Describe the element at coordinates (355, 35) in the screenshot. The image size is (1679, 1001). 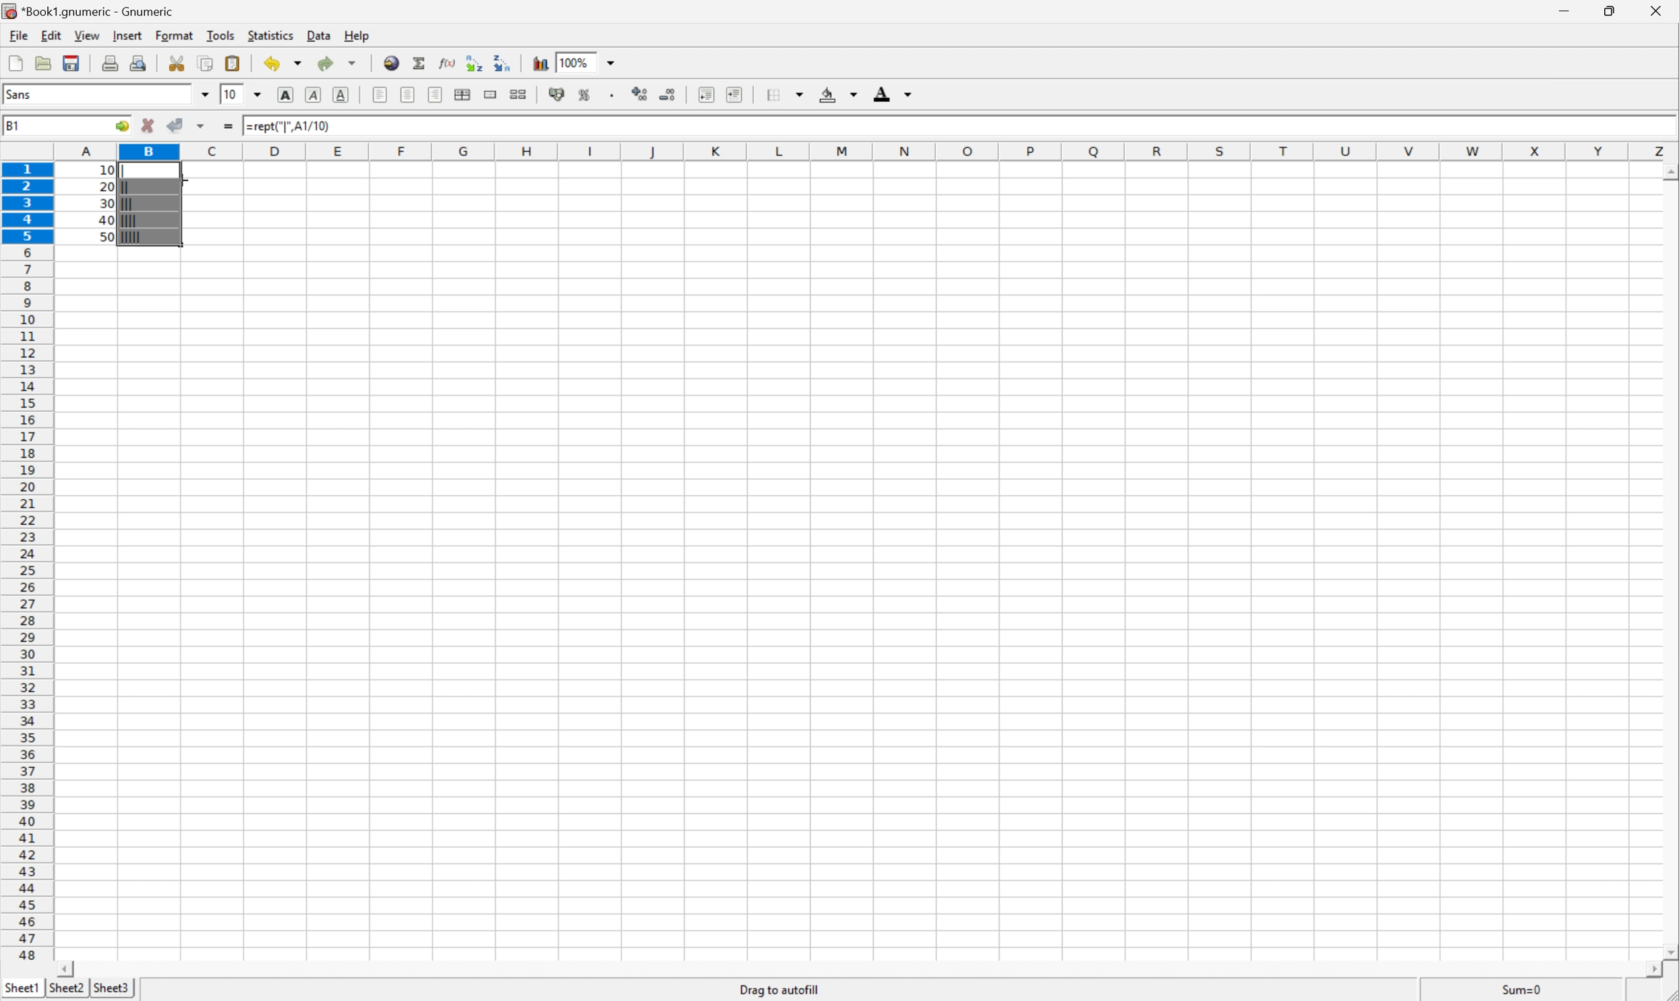
I see `Help` at that location.